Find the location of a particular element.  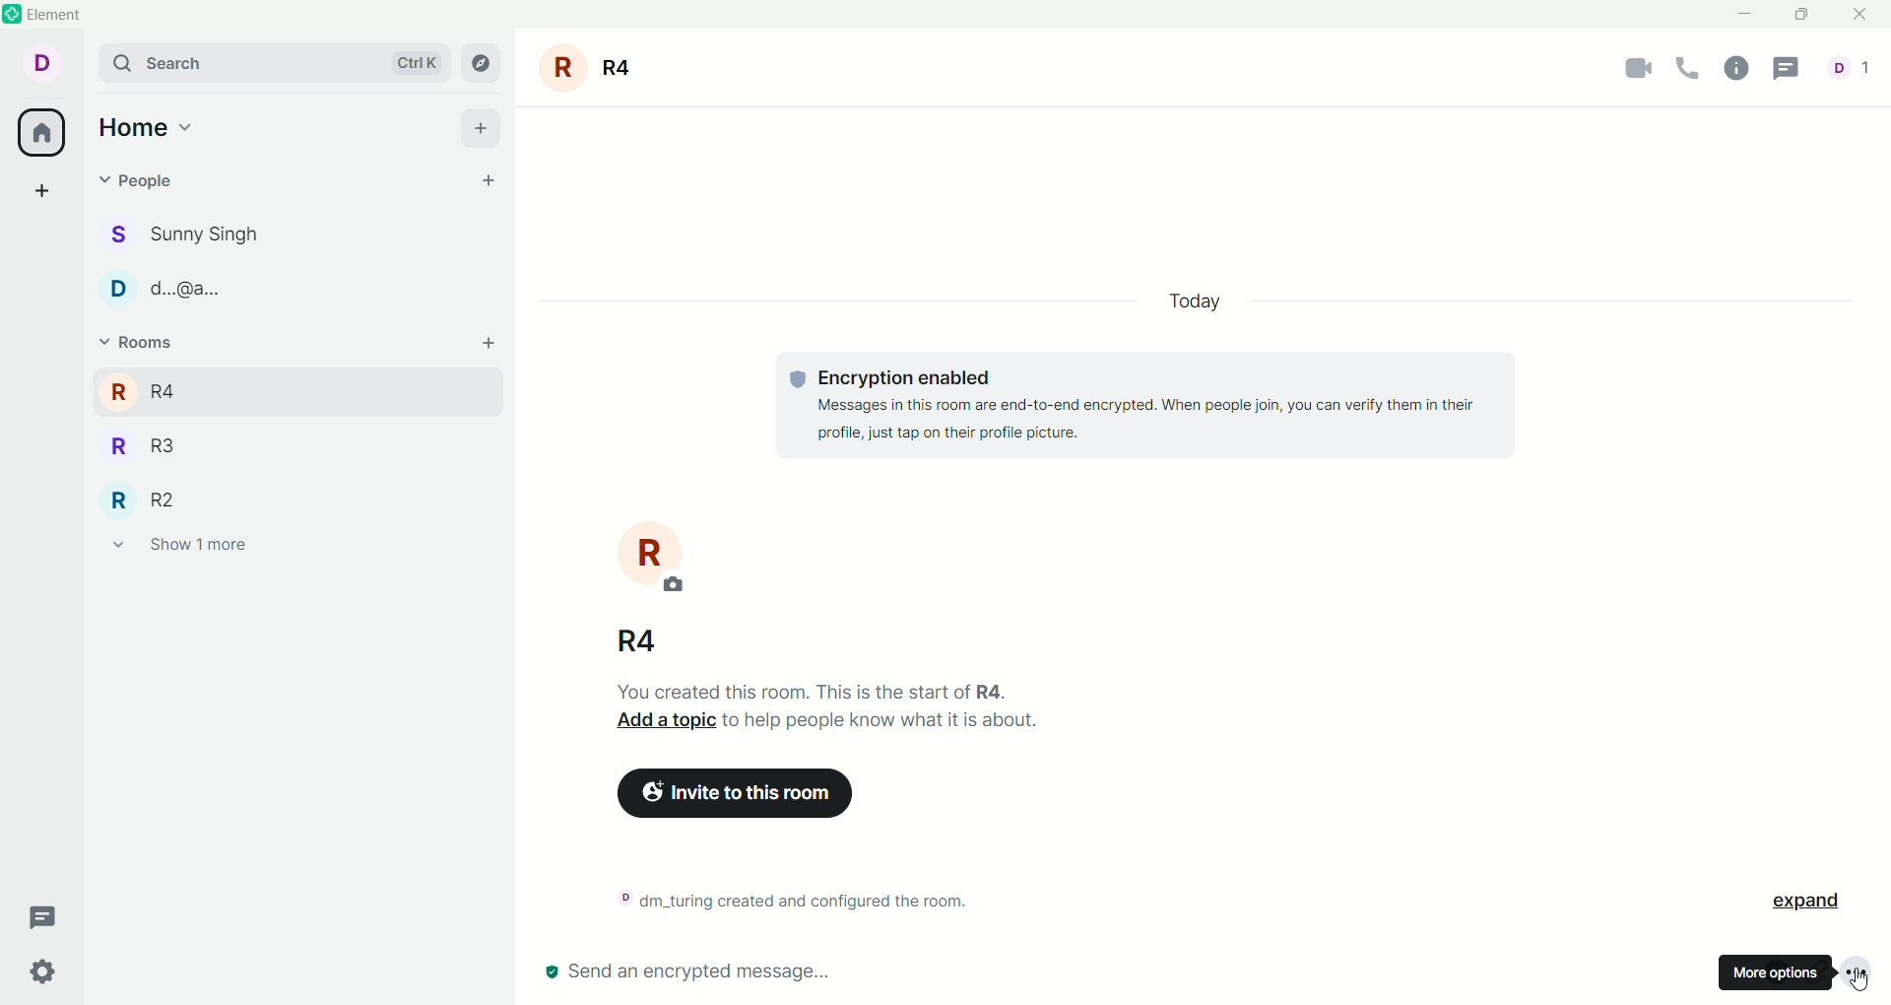

room name is located at coordinates (641, 639).